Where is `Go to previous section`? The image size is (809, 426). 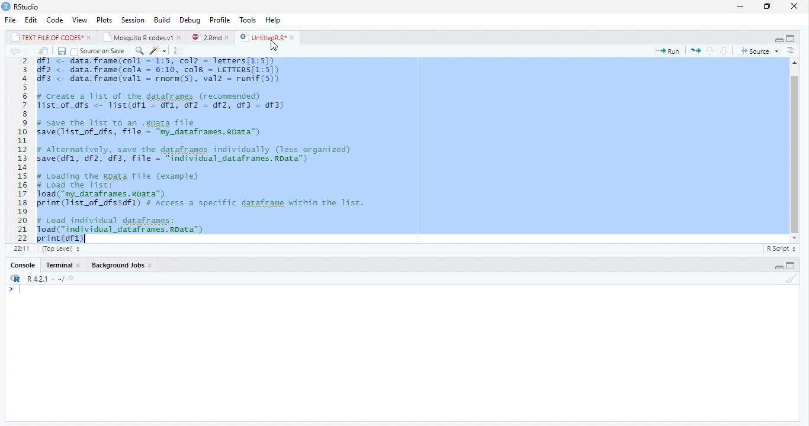 Go to previous section is located at coordinates (710, 50).